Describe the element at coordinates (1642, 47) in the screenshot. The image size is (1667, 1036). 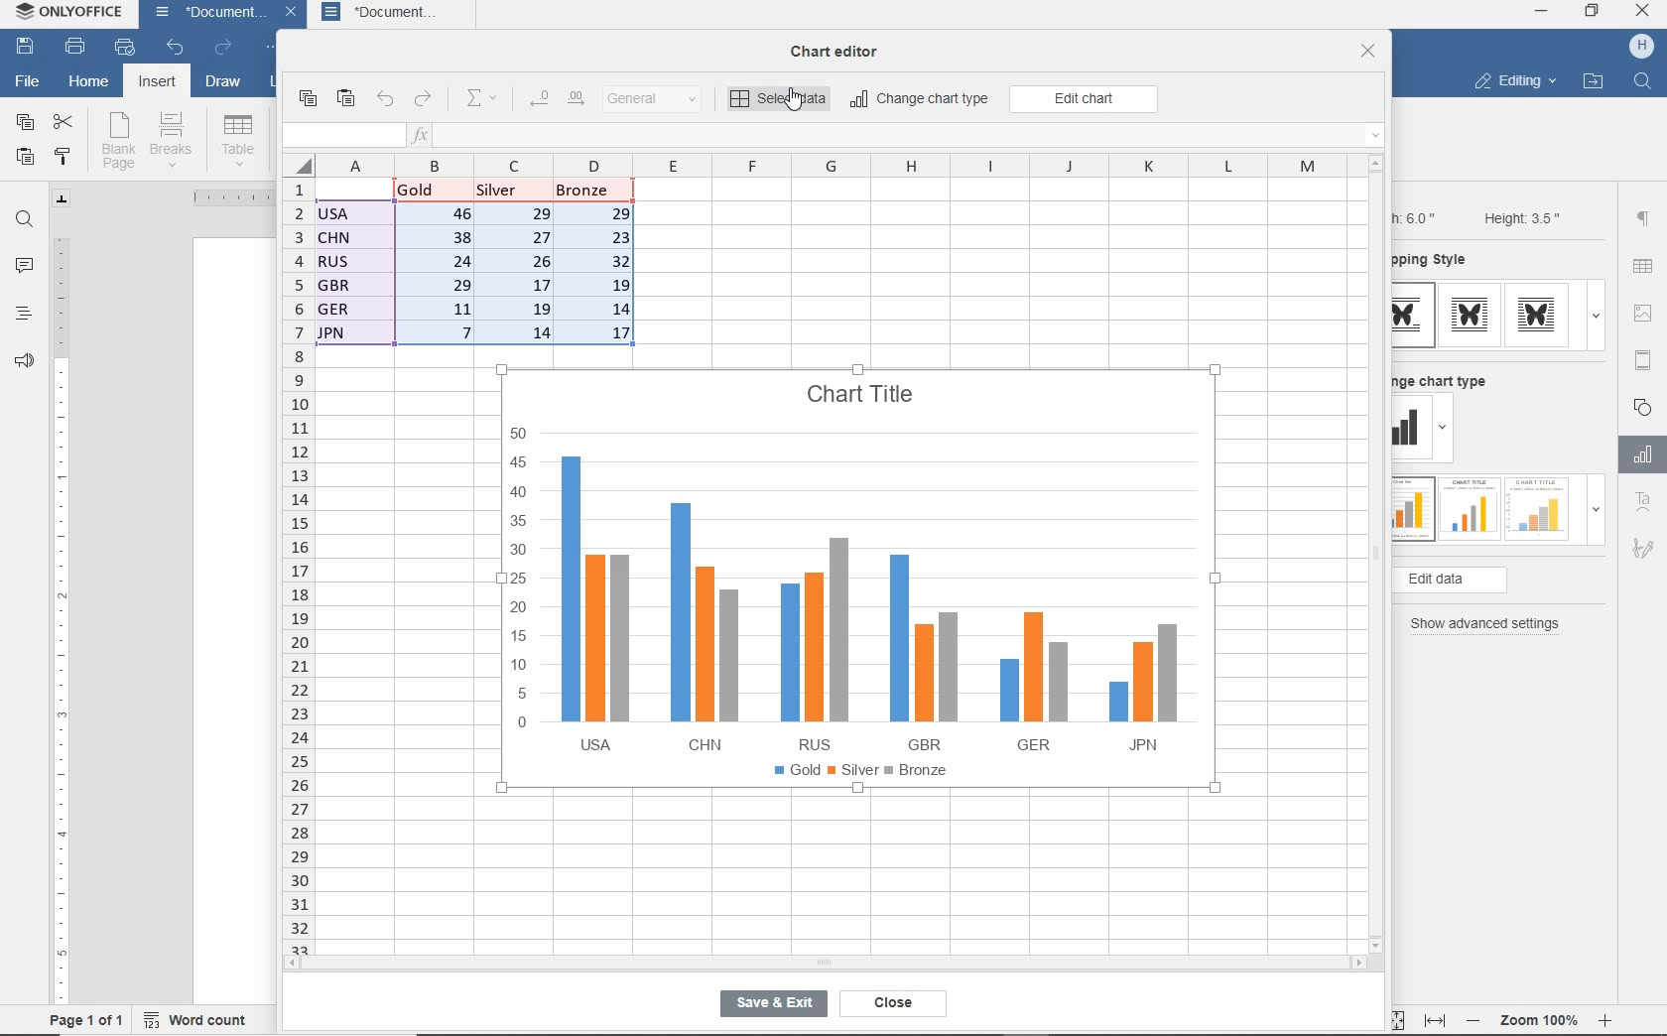
I see `hp` at that location.